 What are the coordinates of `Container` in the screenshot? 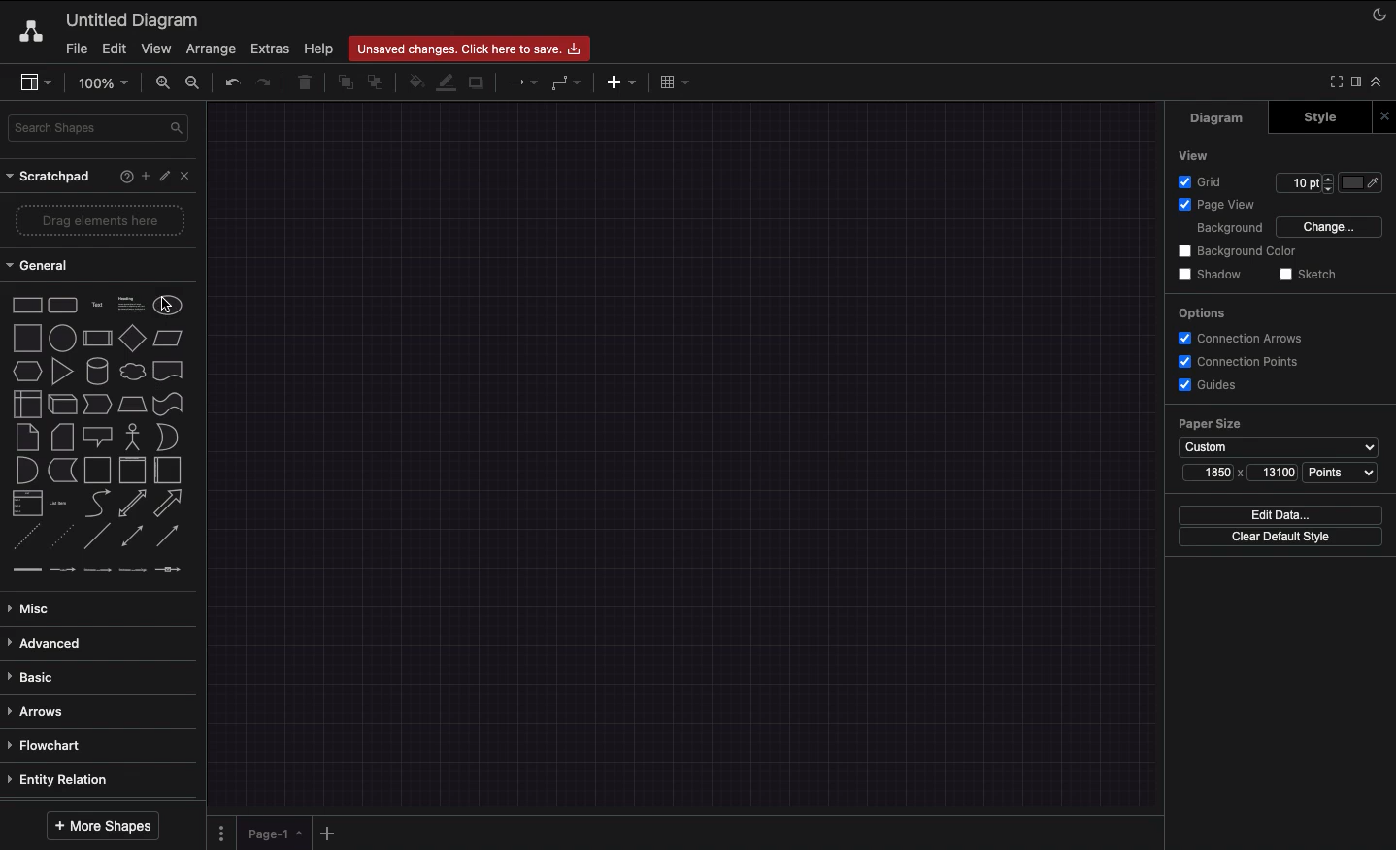 It's located at (97, 470).